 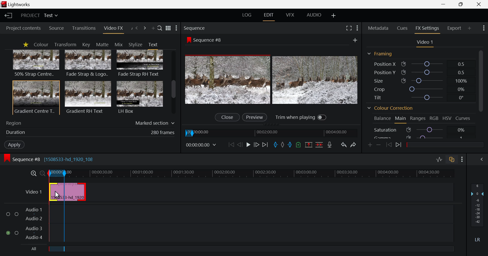 What do you see at coordinates (319, 145) in the screenshot?
I see `Delete/Cut` at bounding box center [319, 145].